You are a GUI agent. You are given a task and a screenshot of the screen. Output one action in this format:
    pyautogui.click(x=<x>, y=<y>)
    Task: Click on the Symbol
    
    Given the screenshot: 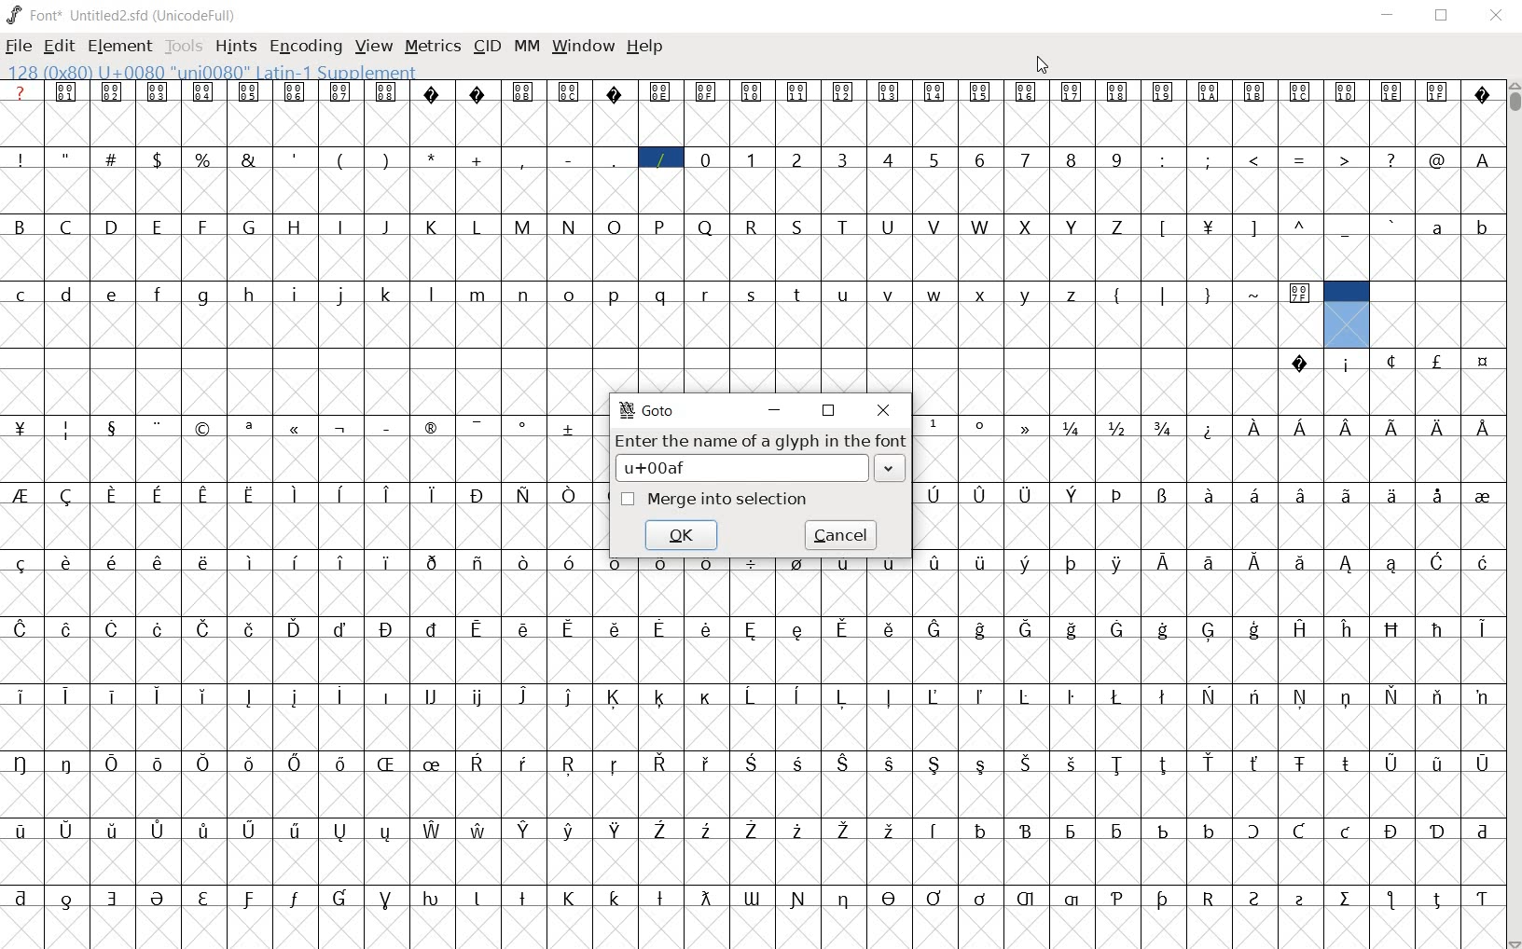 What is the action you would take?
    pyautogui.click(x=1346, y=696)
    